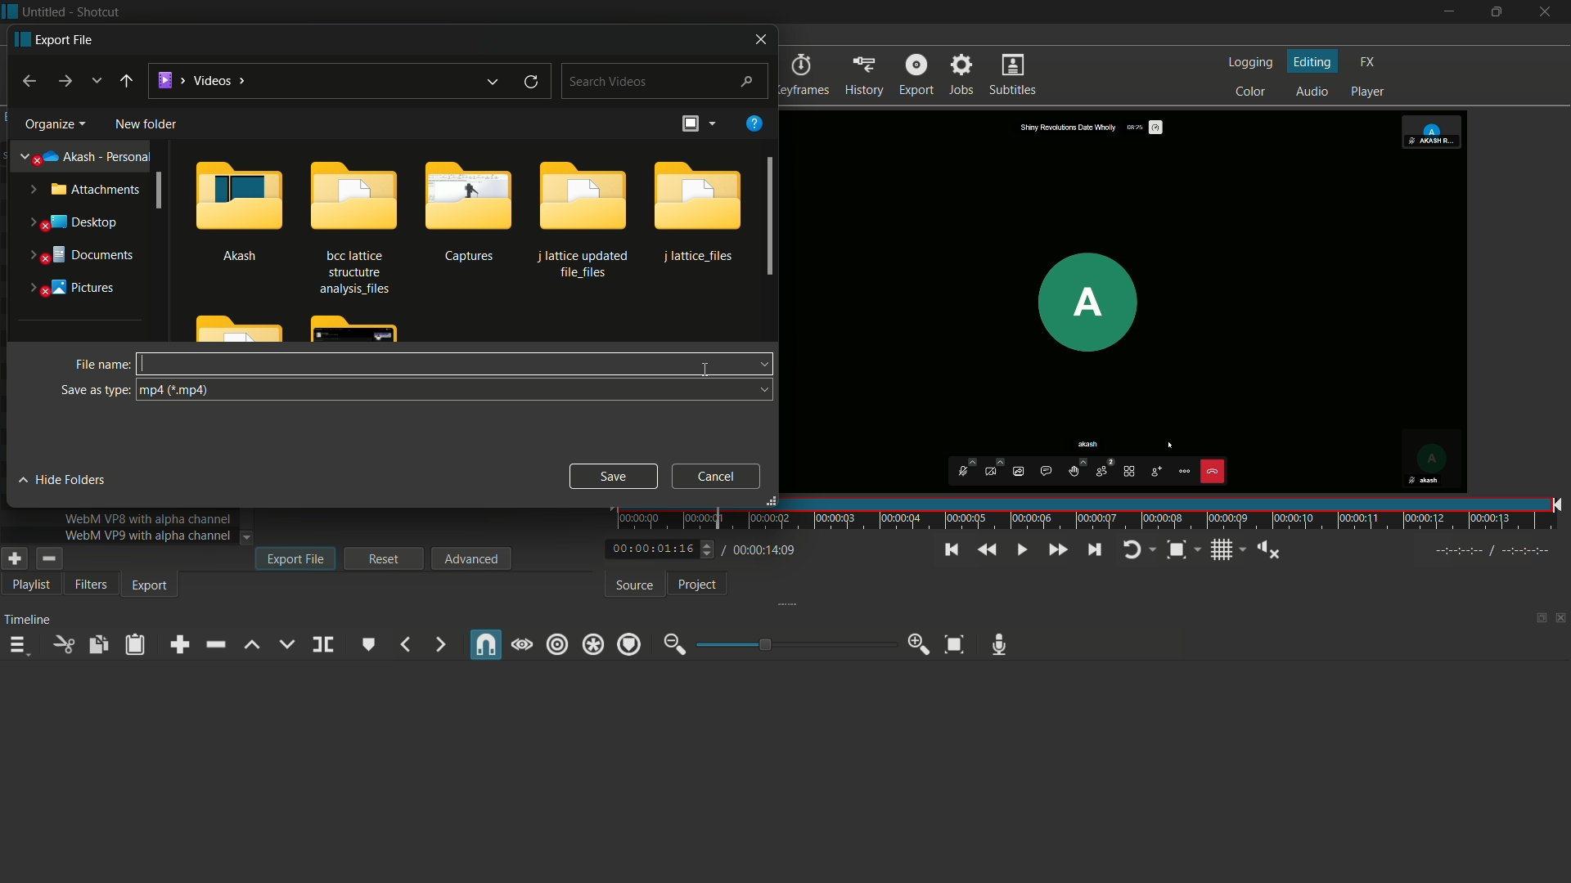  Describe the element at coordinates (758, 39) in the screenshot. I see `close window` at that location.